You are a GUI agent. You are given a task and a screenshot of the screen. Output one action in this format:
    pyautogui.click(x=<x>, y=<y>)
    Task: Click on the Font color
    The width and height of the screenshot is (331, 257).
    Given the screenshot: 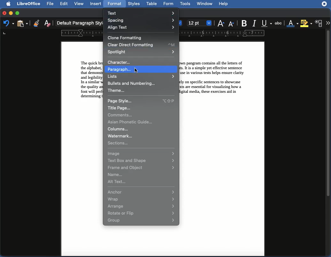 What is the action you would take?
    pyautogui.click(x=292, y=24)
    